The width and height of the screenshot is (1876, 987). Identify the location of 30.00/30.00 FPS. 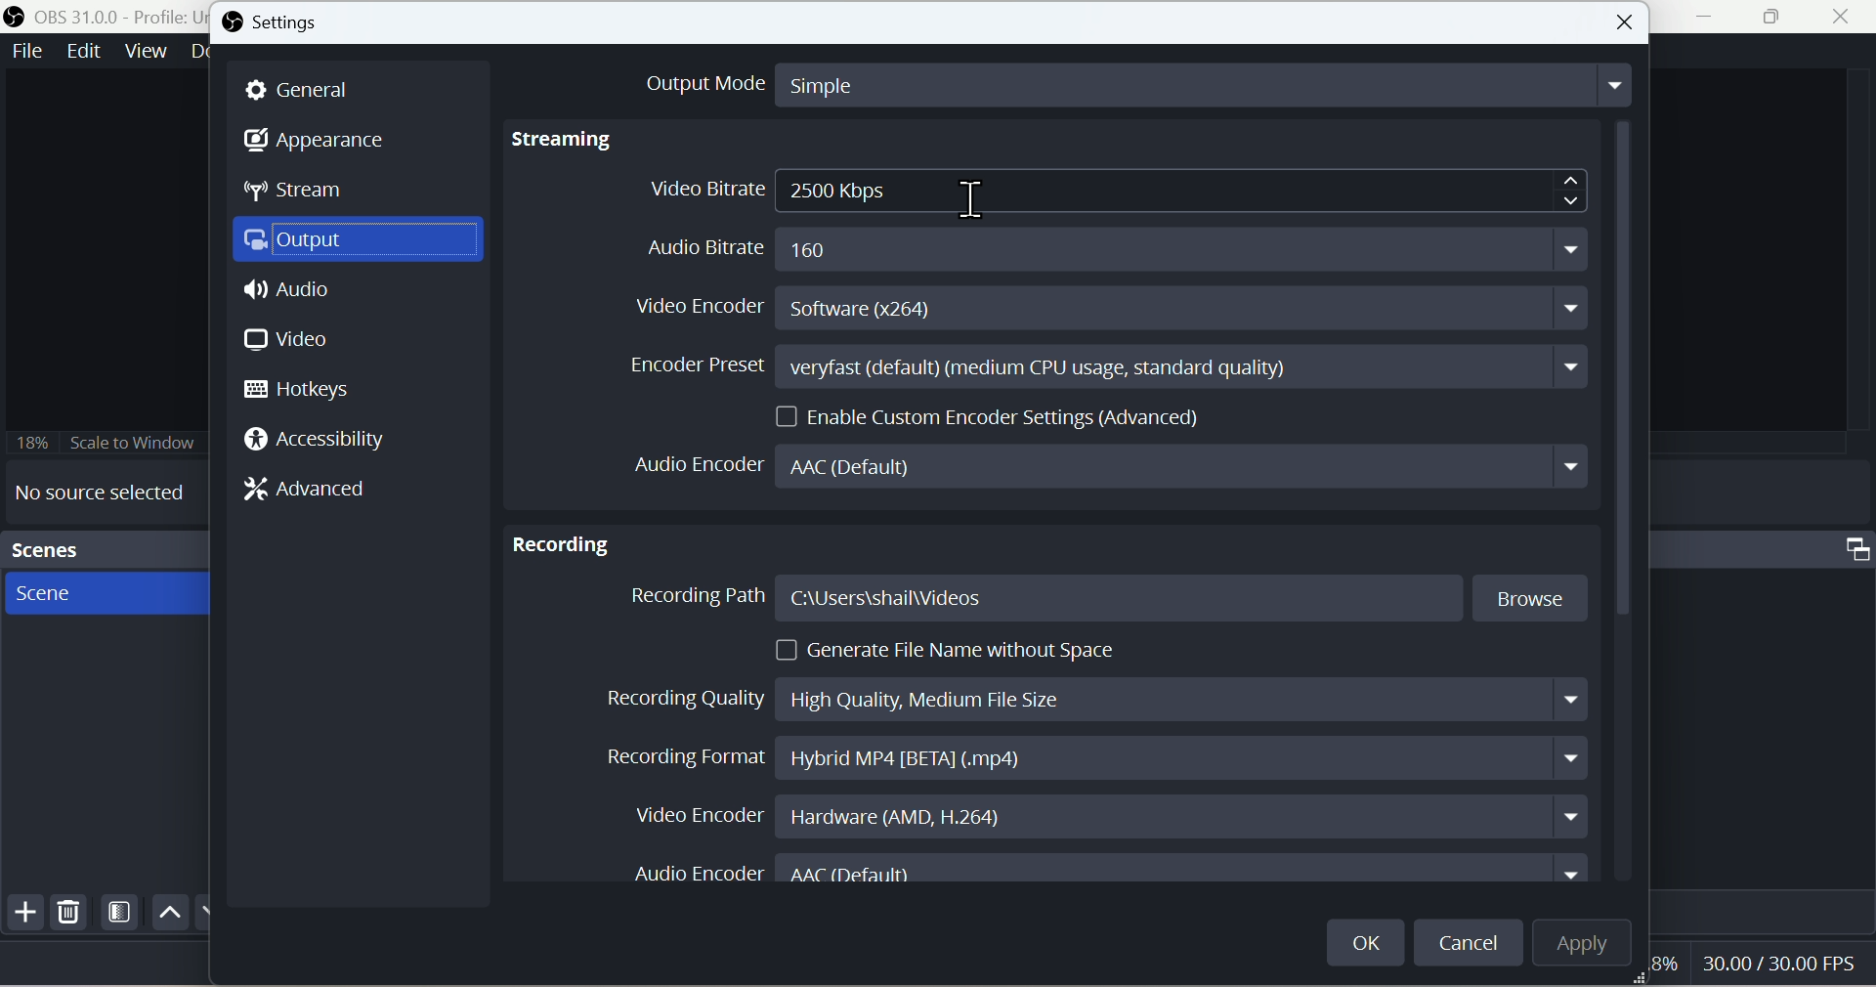
(1772, 962).